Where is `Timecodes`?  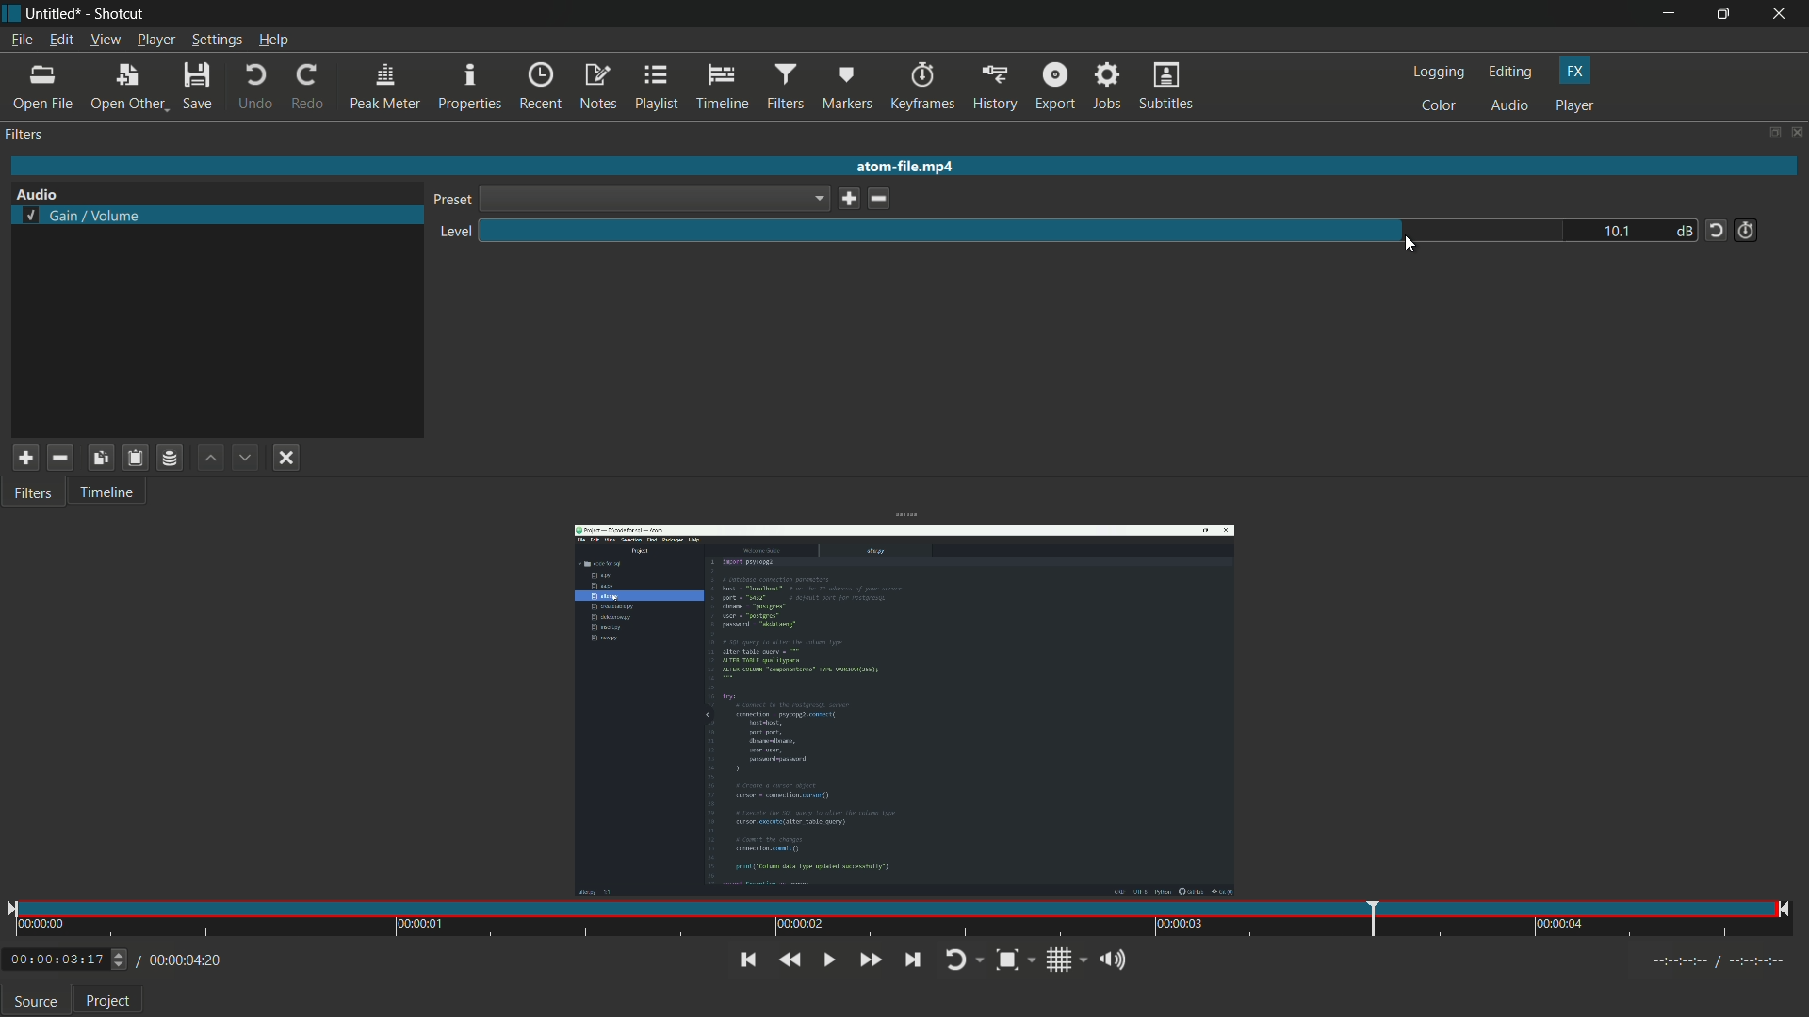
Timecodes is located at coordinates (1720, 965).